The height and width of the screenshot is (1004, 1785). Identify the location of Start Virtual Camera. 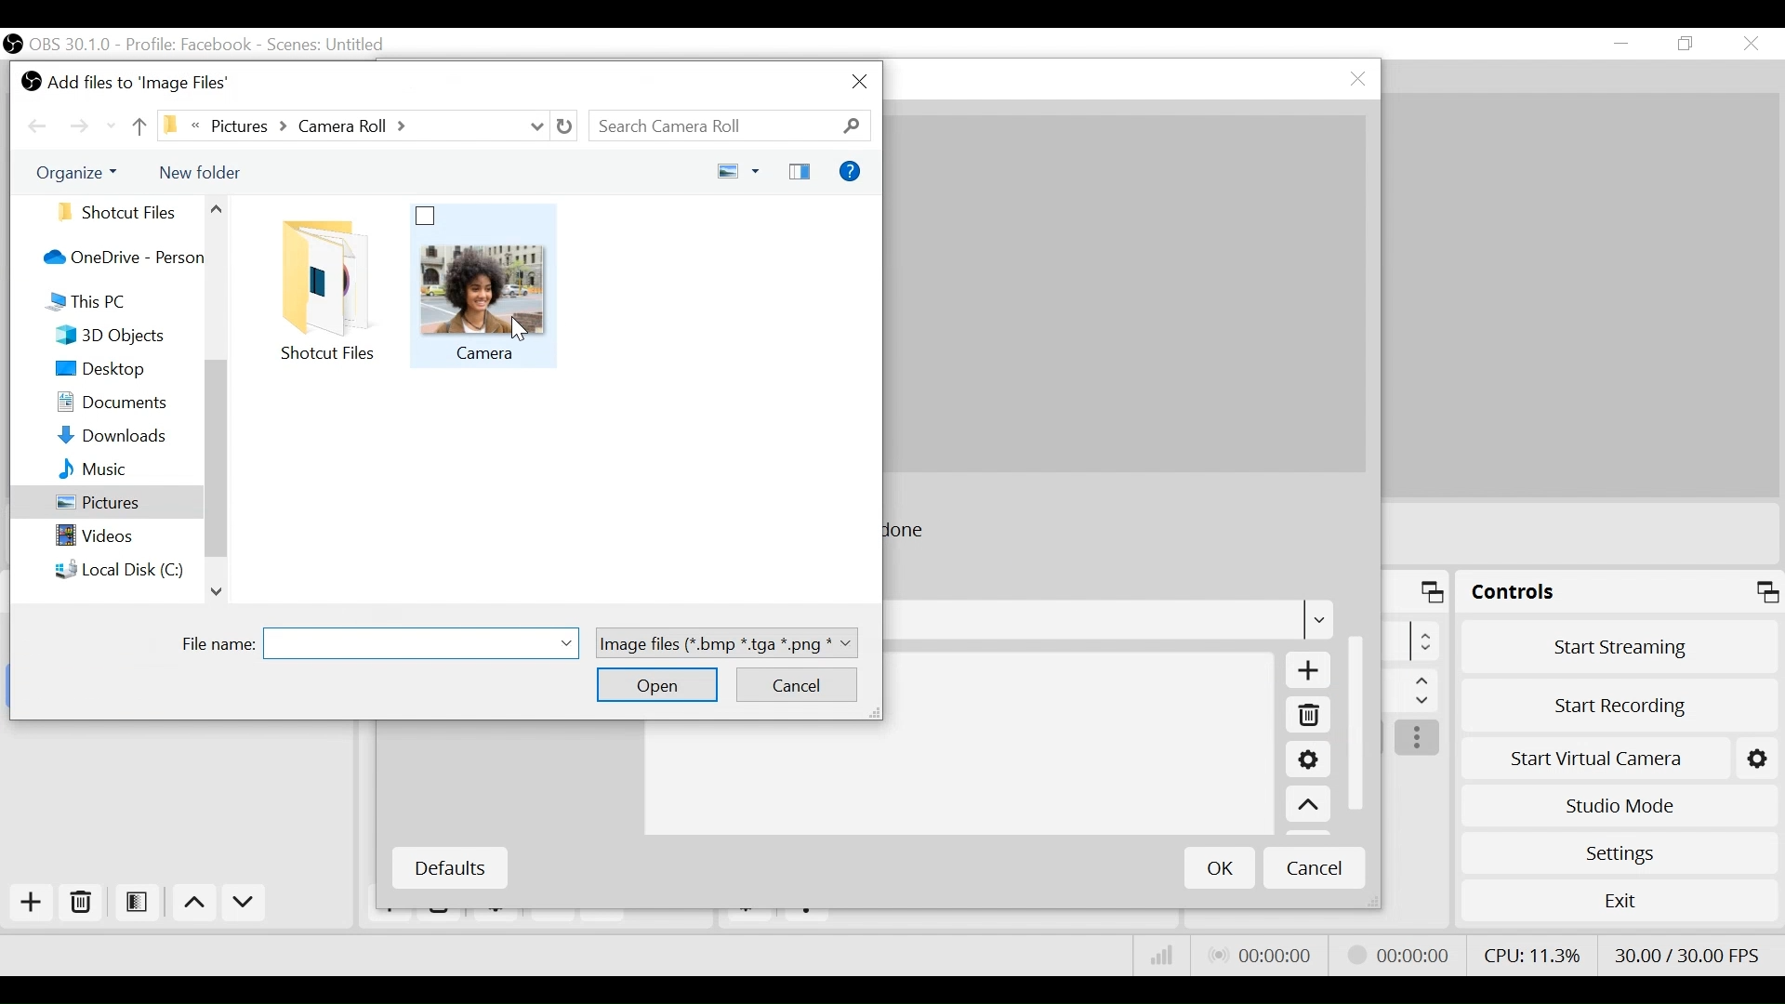
(1620, 755).